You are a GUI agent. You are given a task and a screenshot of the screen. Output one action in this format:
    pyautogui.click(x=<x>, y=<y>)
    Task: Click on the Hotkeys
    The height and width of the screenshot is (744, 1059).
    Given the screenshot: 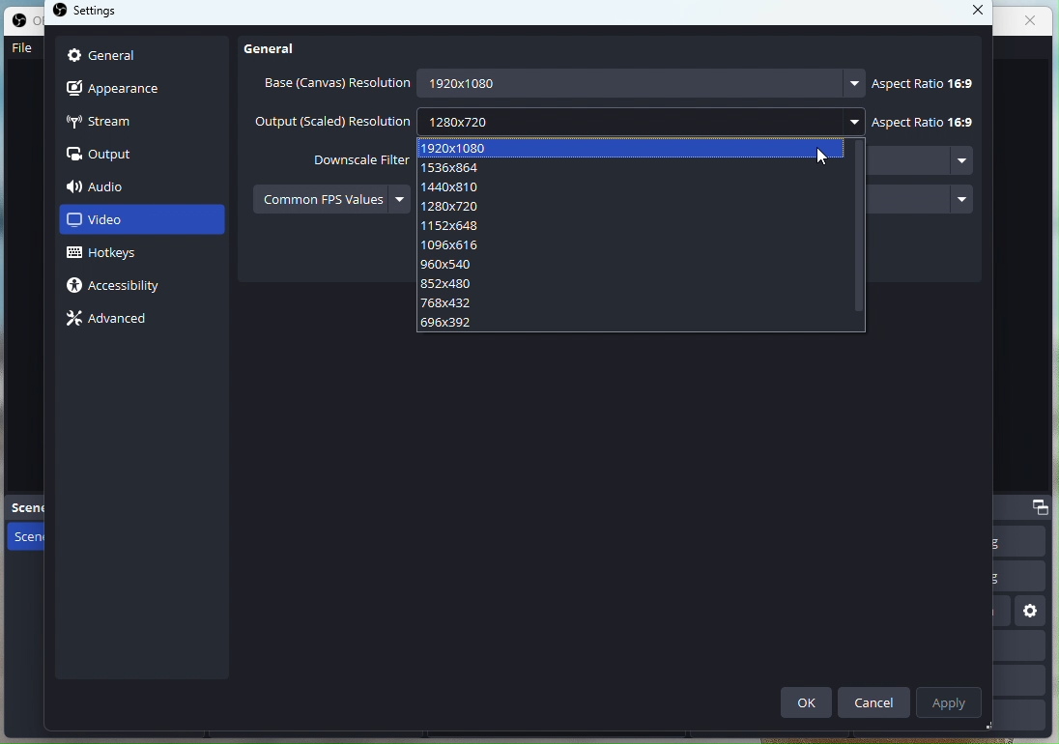 What is the action you would take?
    pyautogui.click(x=120, y=255)
    